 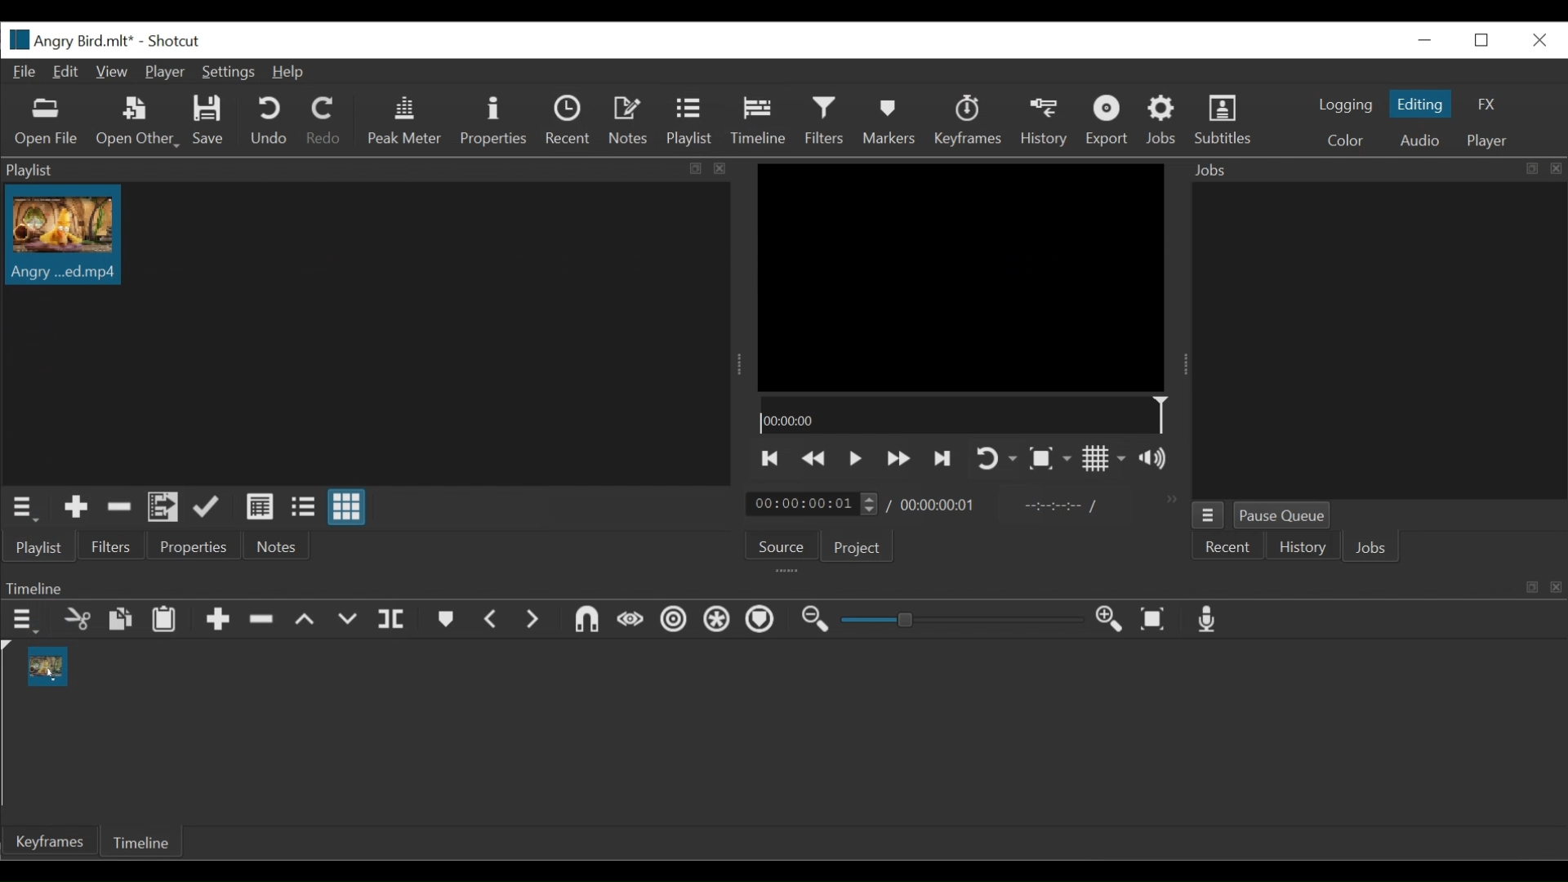 I want to click on Properties, so click(x=194, y=548).